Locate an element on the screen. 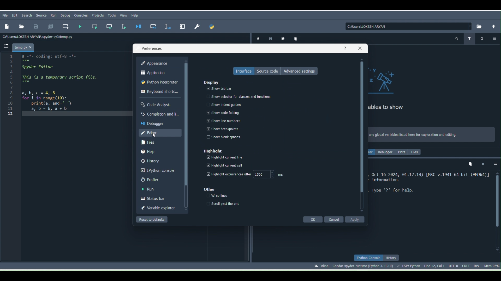  Run is located at coordinates (160, 188).